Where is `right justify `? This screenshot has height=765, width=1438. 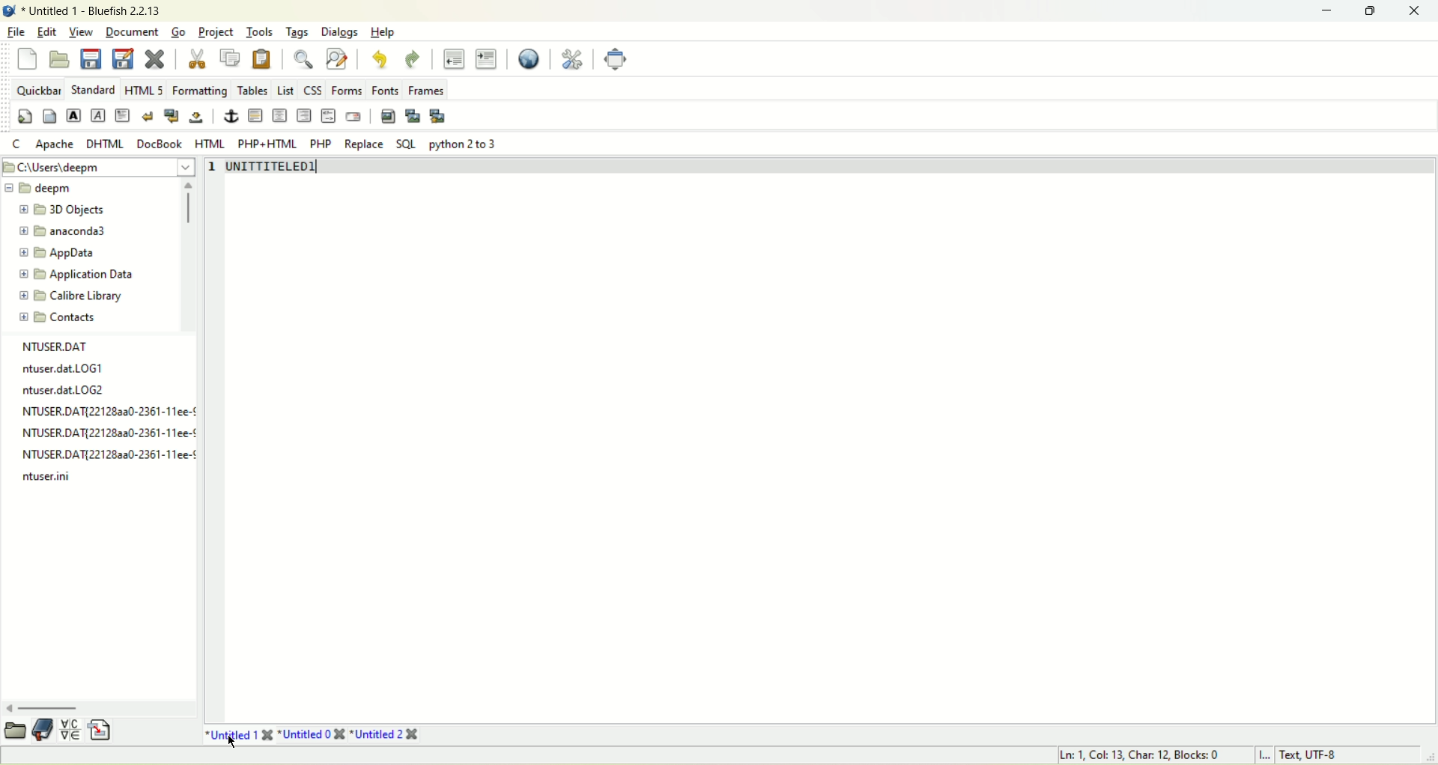 right justify  is located at coordinates (304, 119).